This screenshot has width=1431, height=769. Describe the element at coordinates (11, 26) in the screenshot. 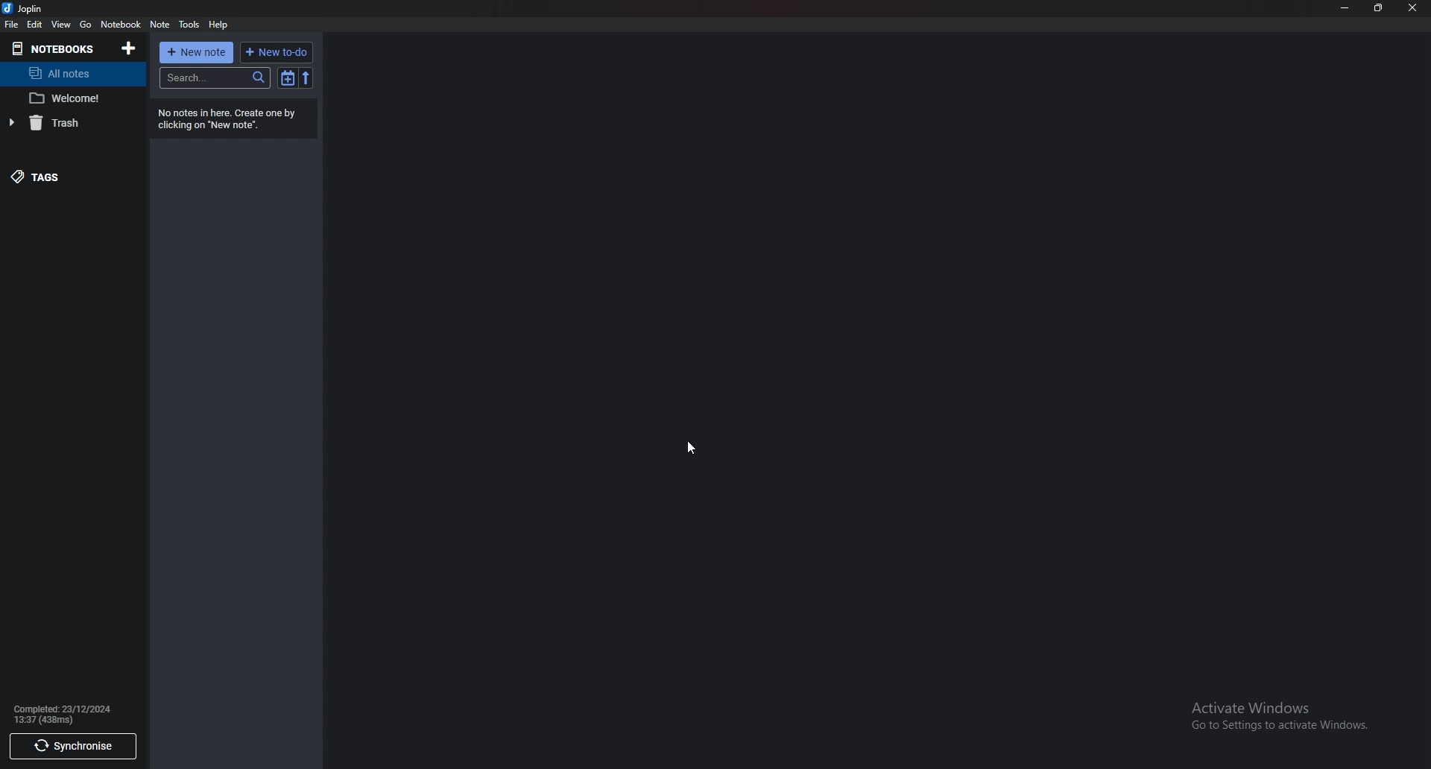

I see `file` at that location.